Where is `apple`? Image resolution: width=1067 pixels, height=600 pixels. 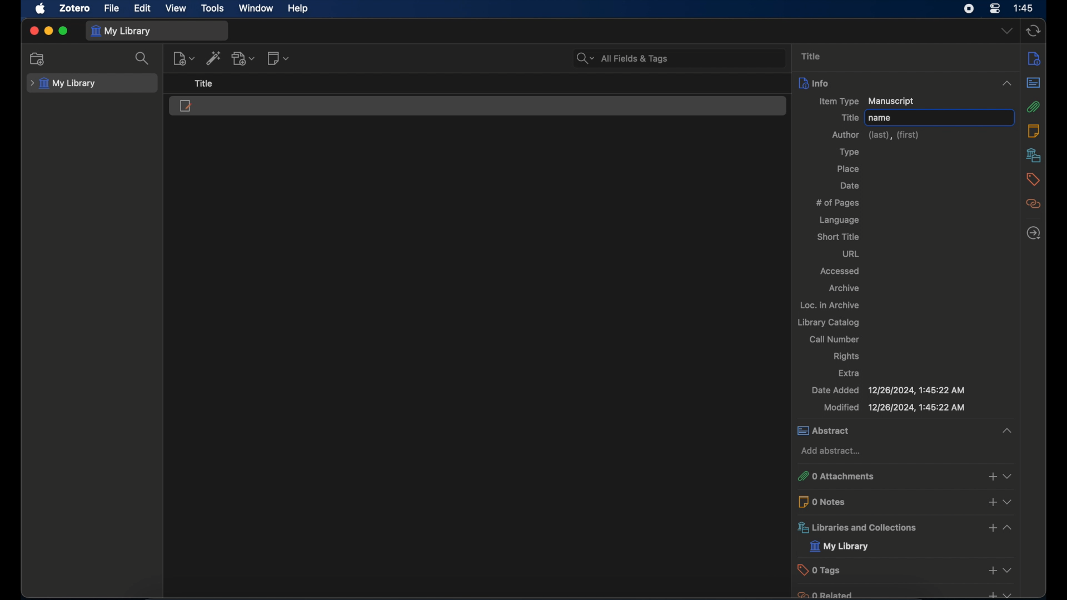
apple is located at coordinates (39, 8).